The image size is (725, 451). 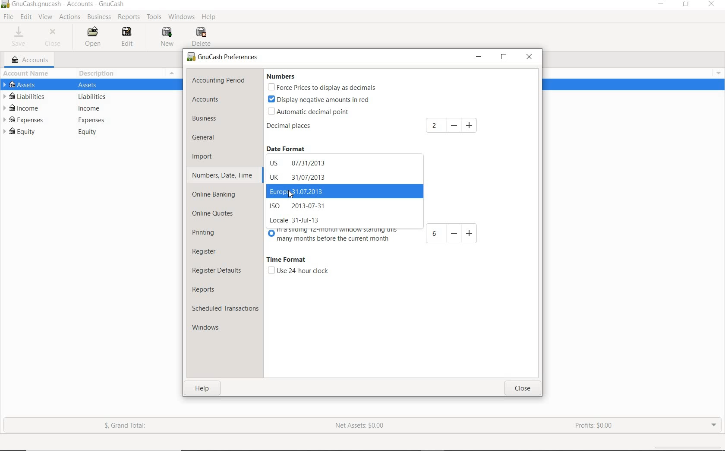 I want to click on add decimal points, so click(x=453, y=125).